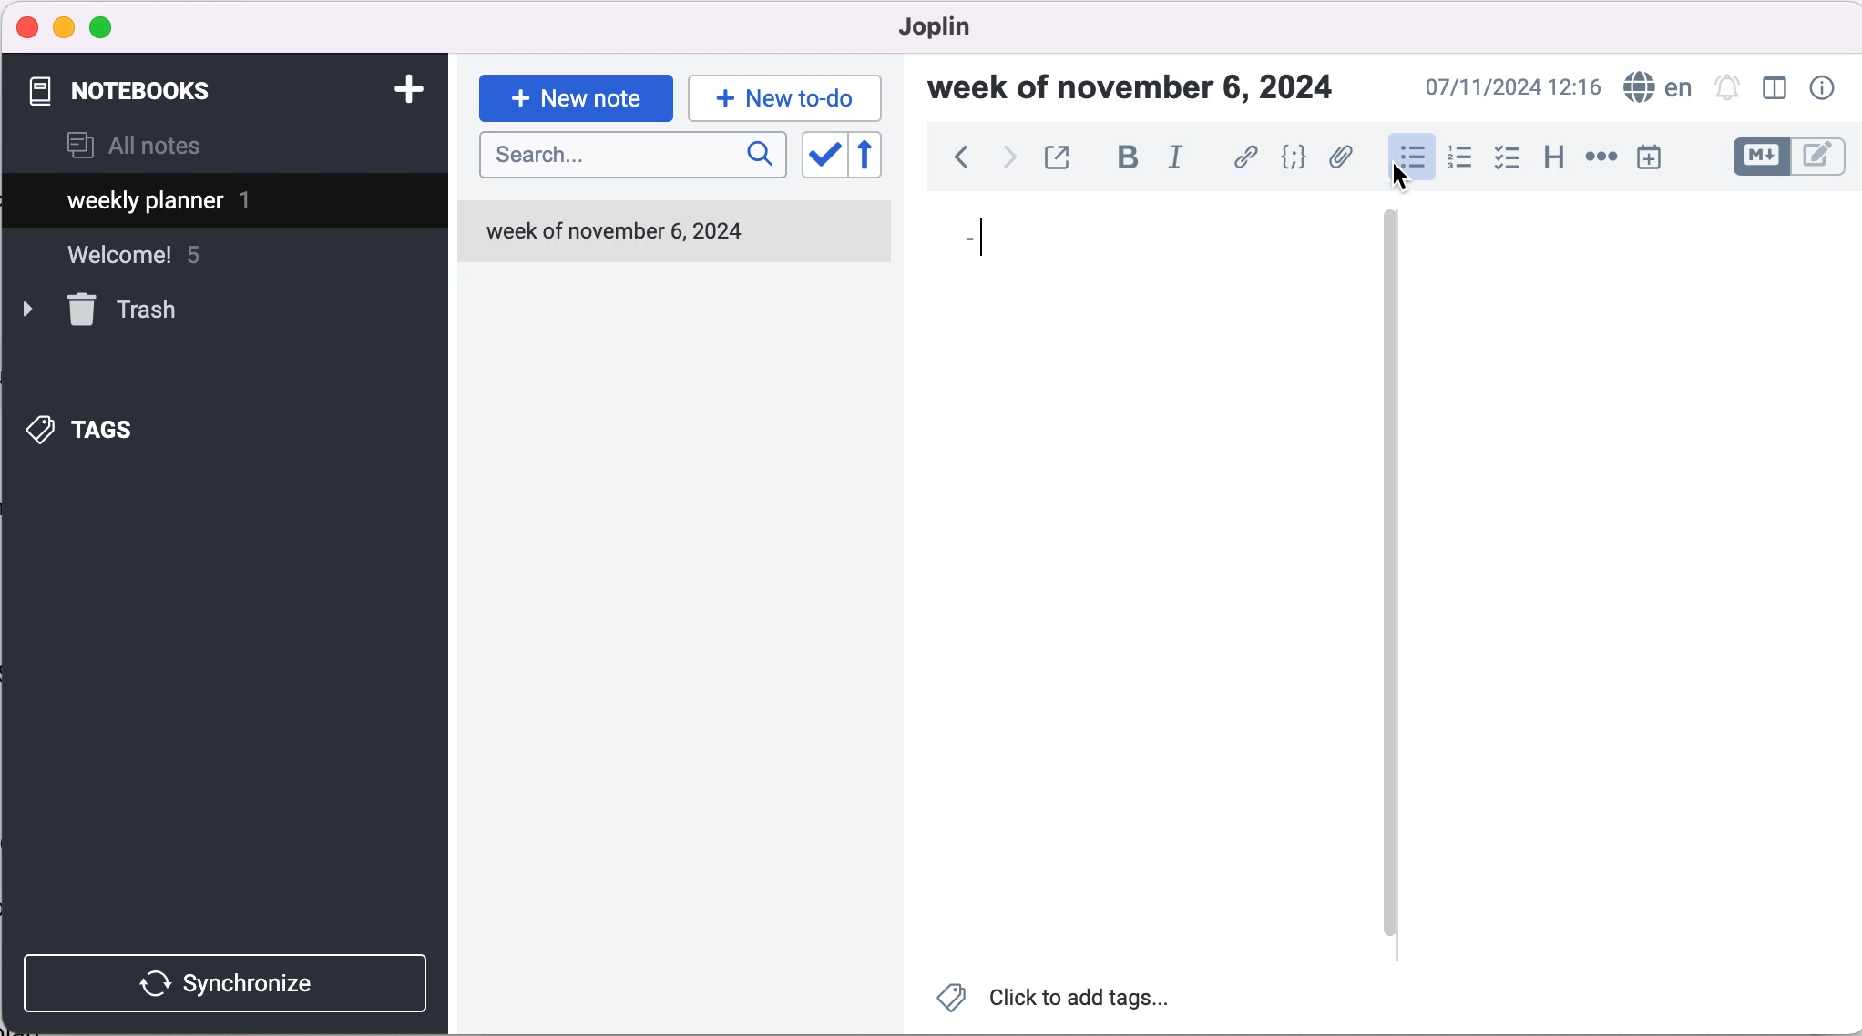 Image resolution: width=1862 pixels, height=1036 pixels. What do you see at coordinates (1728, 90) in the screenshot?
I see `set alarm` at bounding box center [1728, 90].